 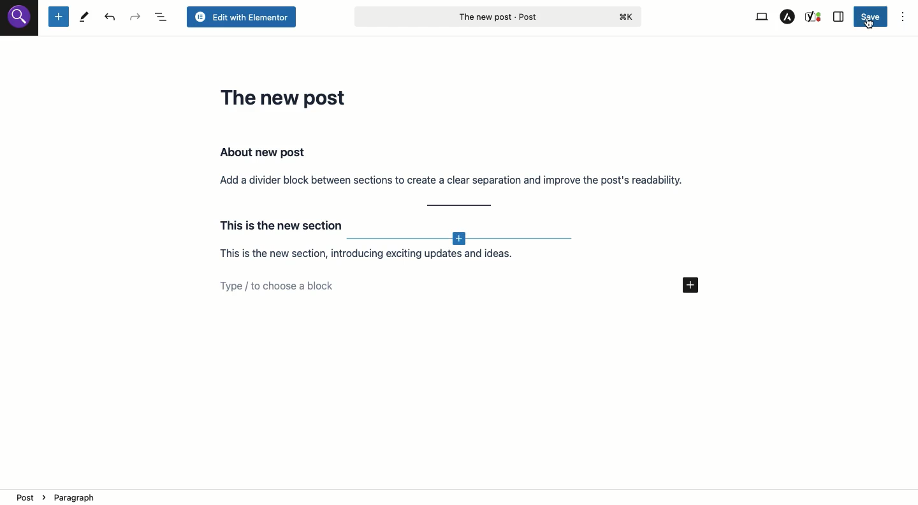 What do you see at coordinates (84, 18) in the screenshot?
I see `Tools` at bounding box center [84, 18].